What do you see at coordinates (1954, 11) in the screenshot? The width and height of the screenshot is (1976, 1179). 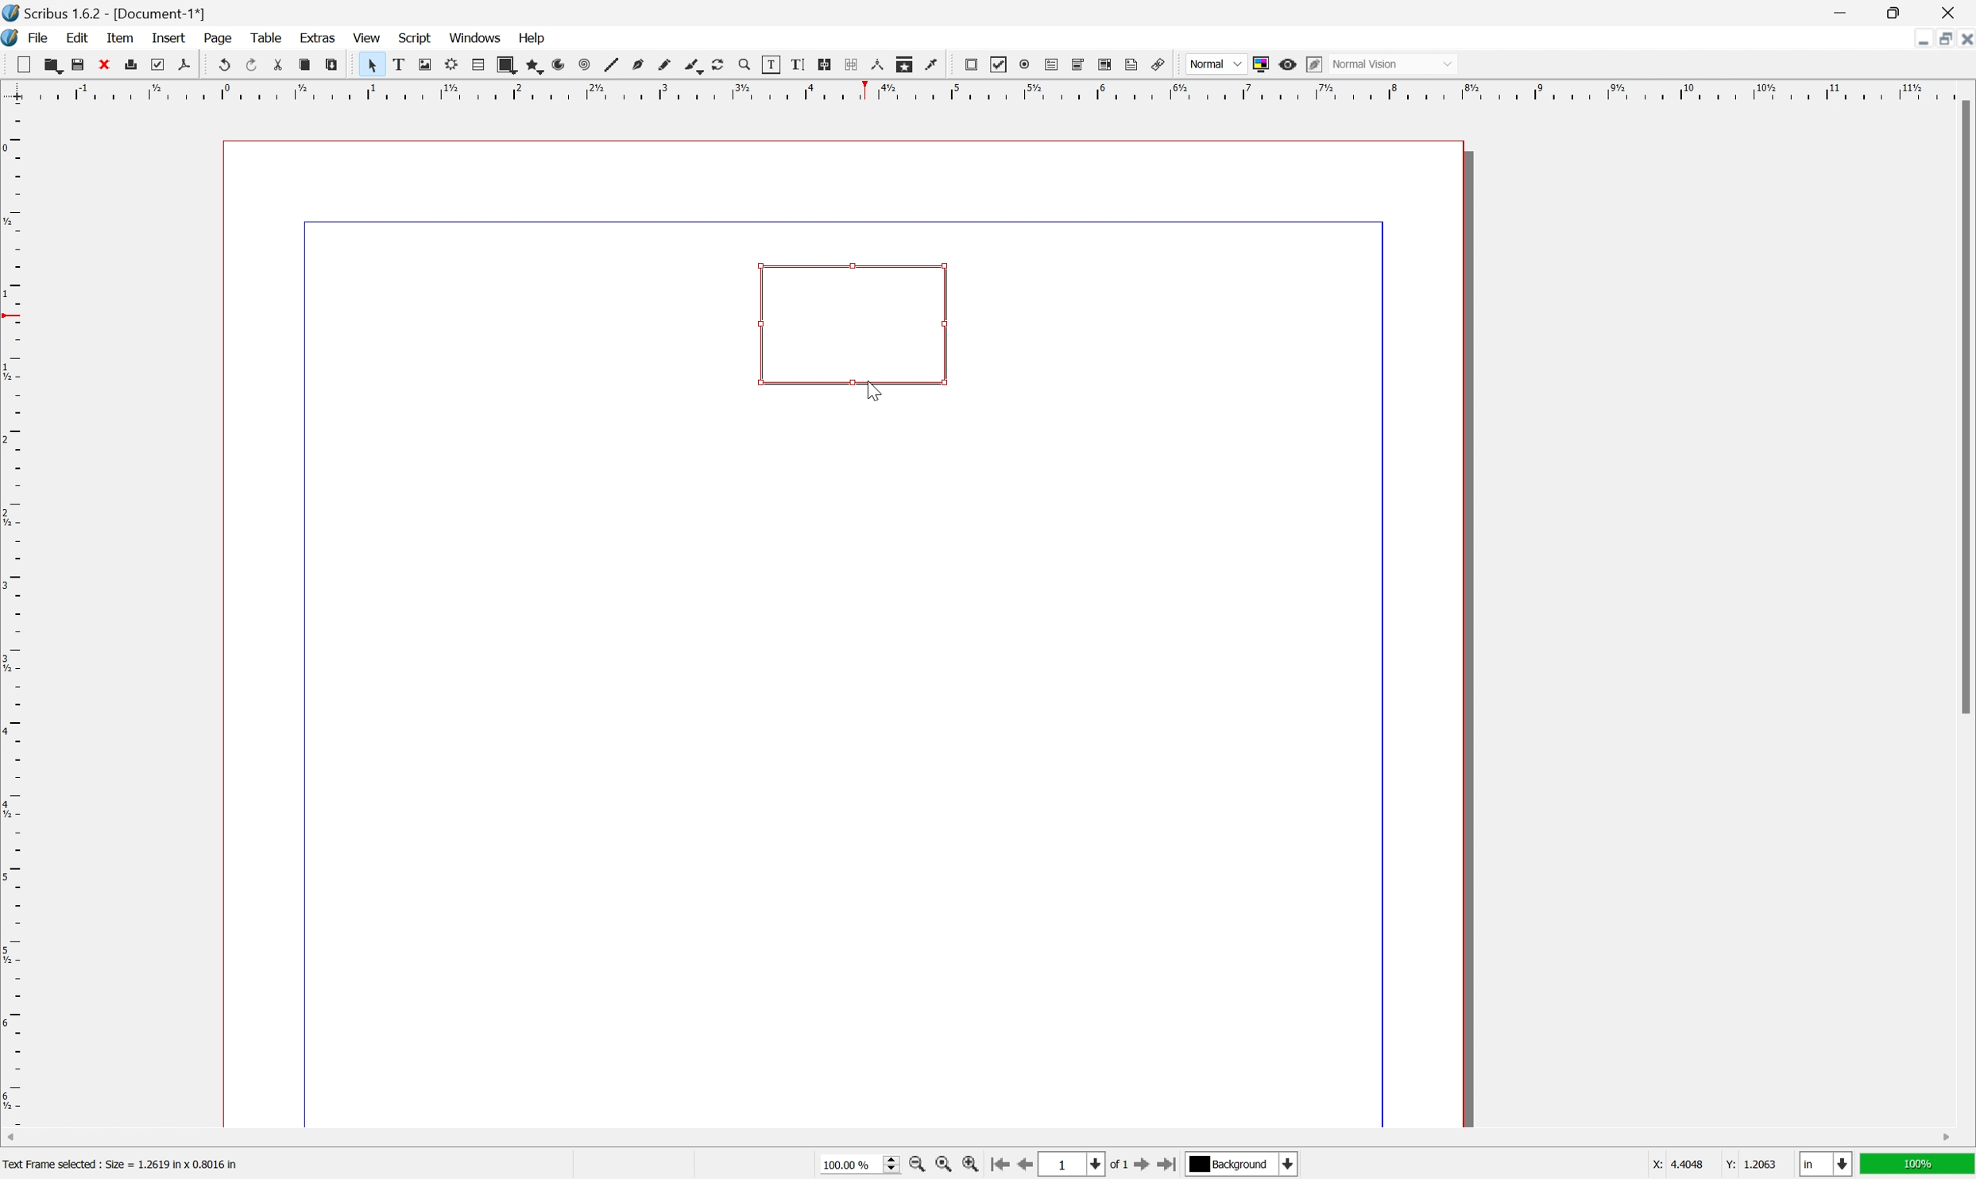 I see `close` at bounding box center [1954, 11].